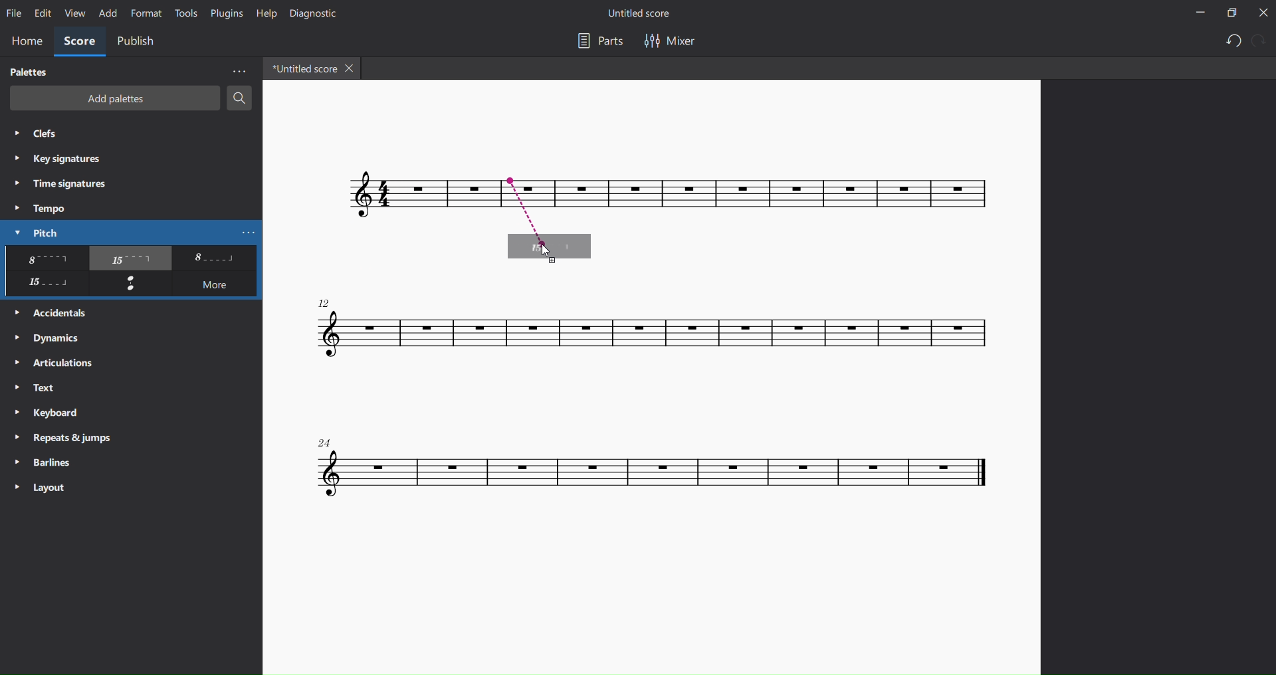  What do you see at coordinates (73, 13) in the screenshot?
I see `view` at bounding box center [73, 13].